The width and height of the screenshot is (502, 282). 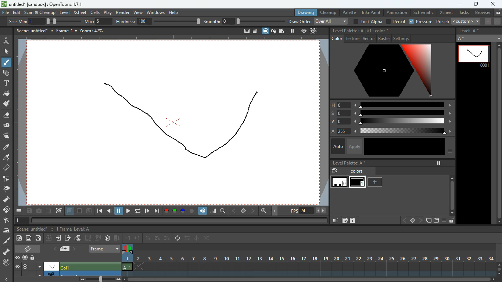 What do you see at coordinates (6, 168) in the screenshot?
I see `measure` at bounding box center [6, 168].